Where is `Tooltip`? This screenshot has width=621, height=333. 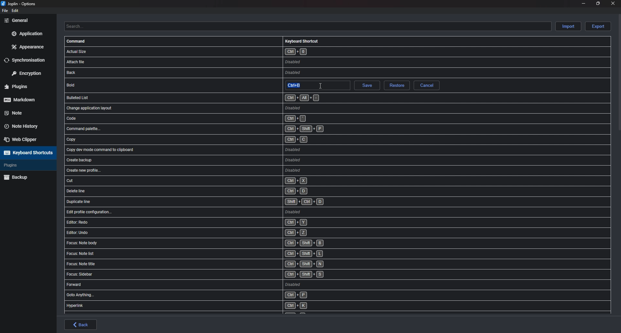 Tooltip is located at coordinates (399, 94).